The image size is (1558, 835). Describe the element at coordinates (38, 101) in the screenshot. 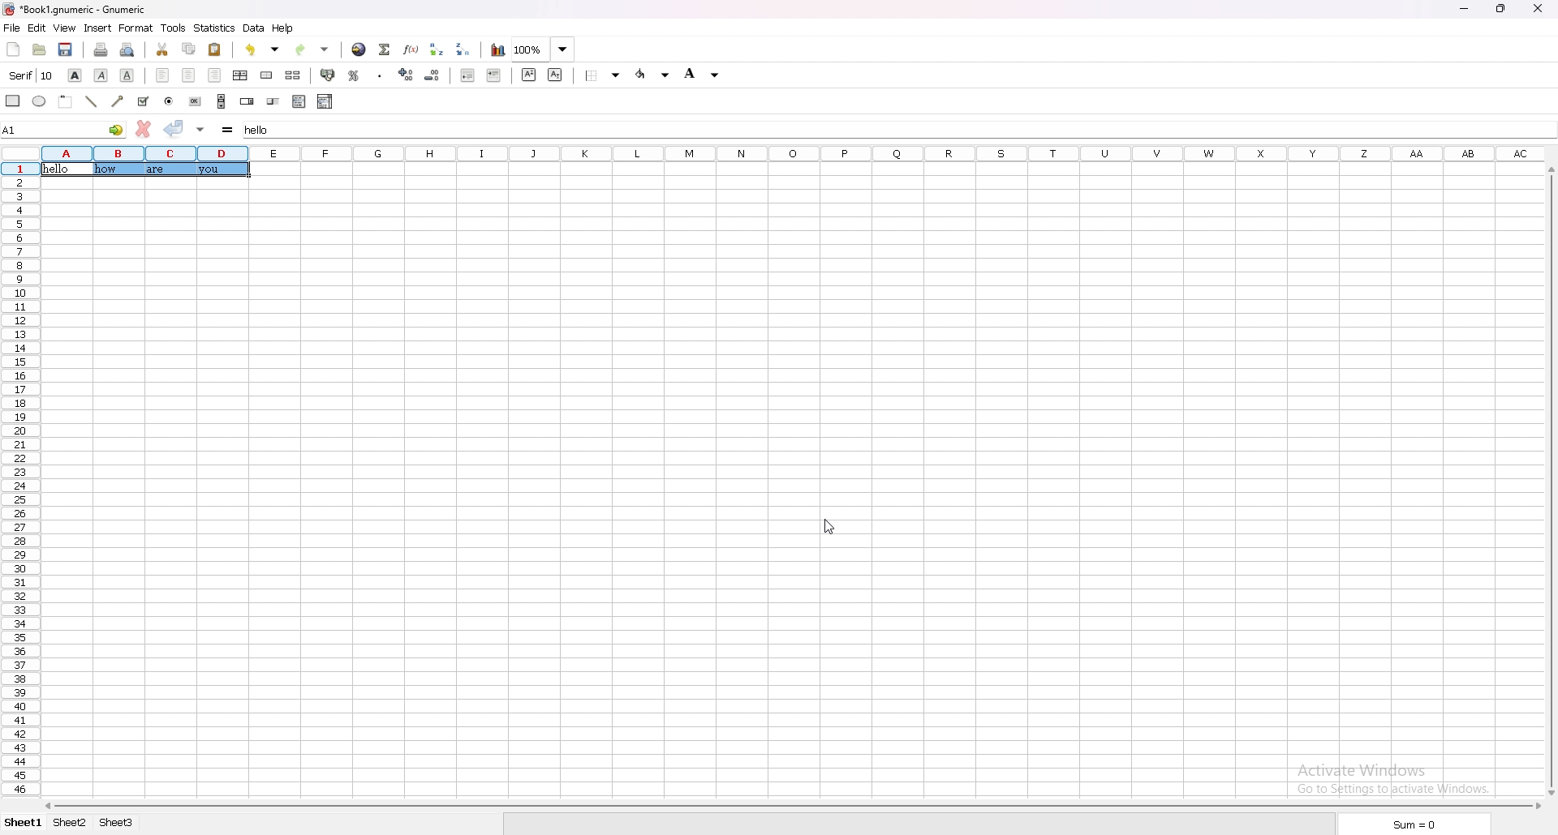

I see `ellipse` at that location.